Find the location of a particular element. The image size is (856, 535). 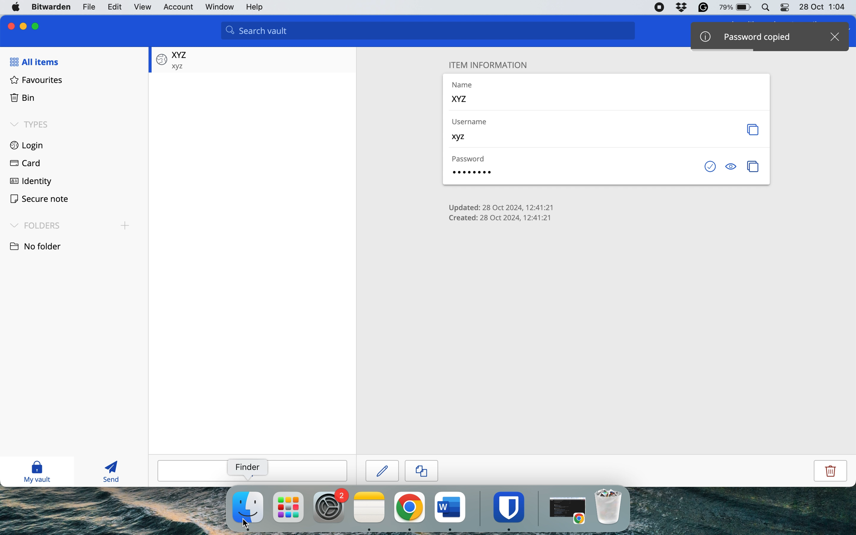

my vault is located at coordinates (42, 472).